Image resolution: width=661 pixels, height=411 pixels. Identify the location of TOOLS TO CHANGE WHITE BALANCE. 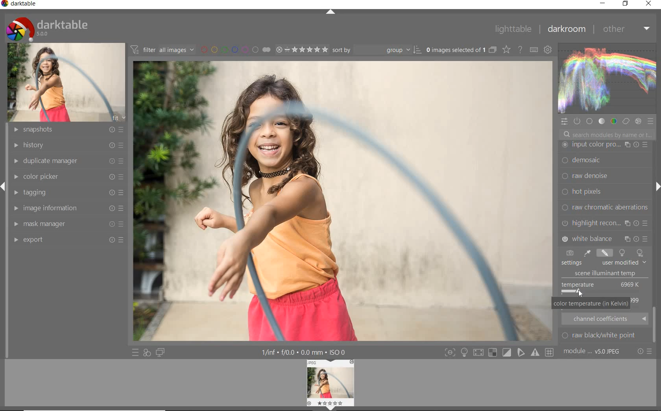
(603, 253).